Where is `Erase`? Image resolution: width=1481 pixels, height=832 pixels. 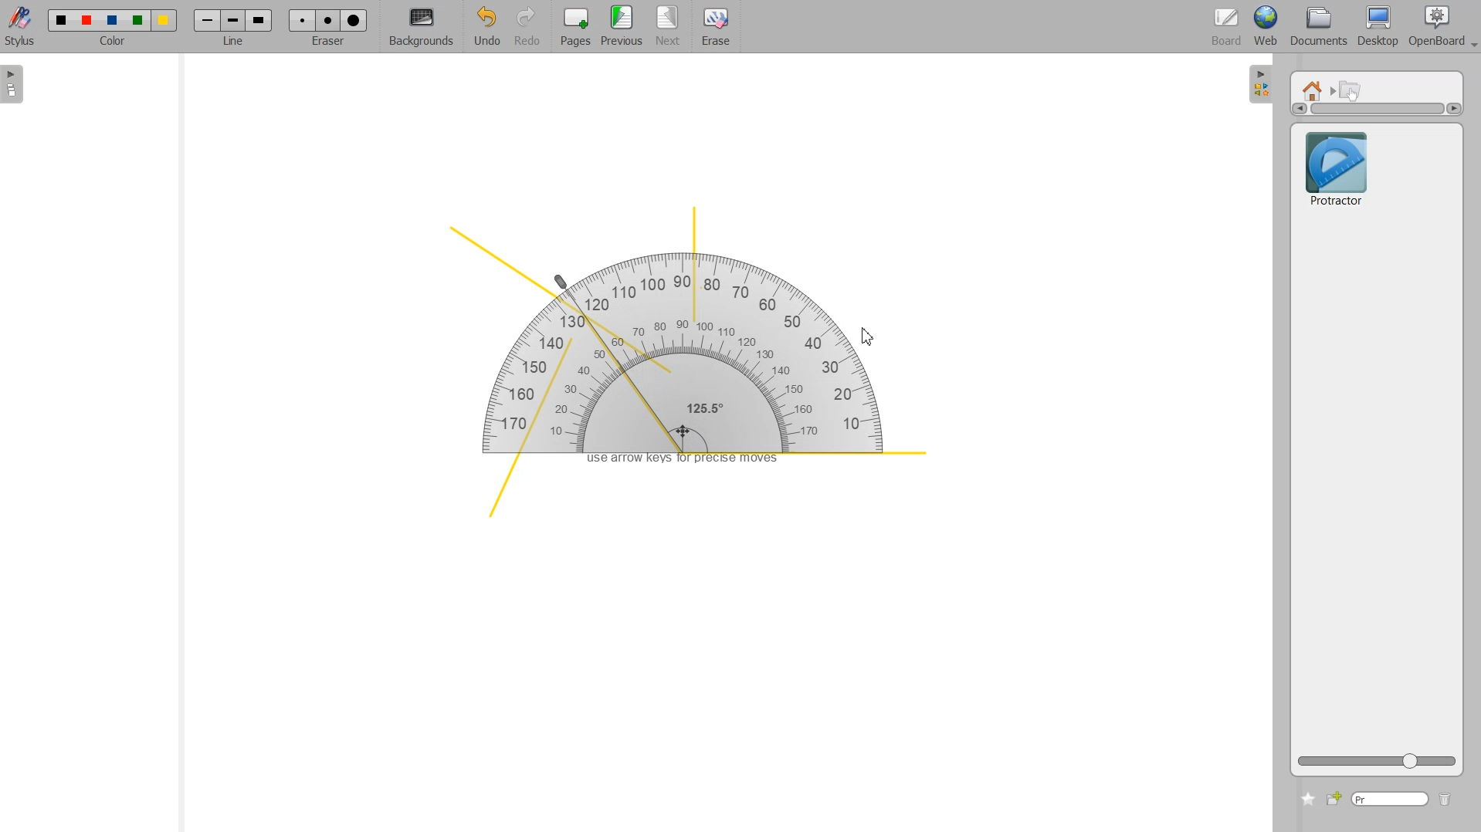 Erase is located at coordinates (715, 27).